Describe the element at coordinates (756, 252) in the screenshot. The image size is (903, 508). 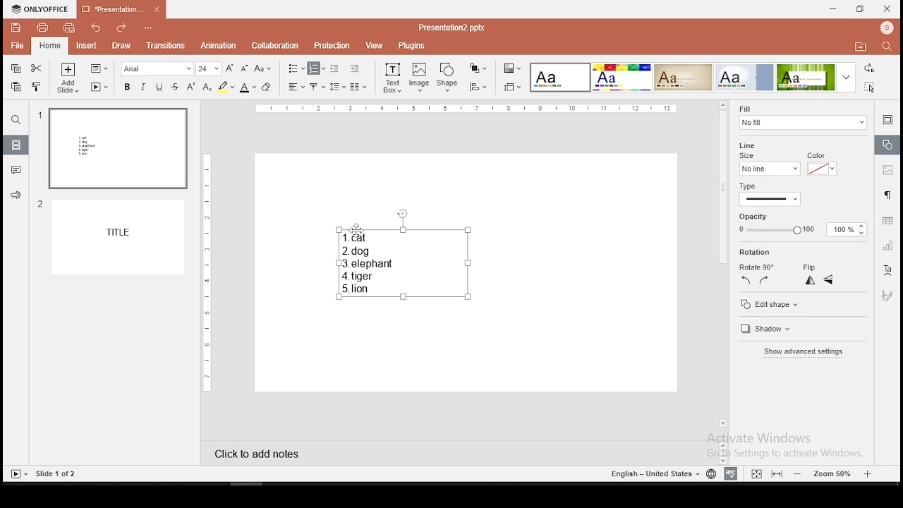
I see `rotation` at that location.